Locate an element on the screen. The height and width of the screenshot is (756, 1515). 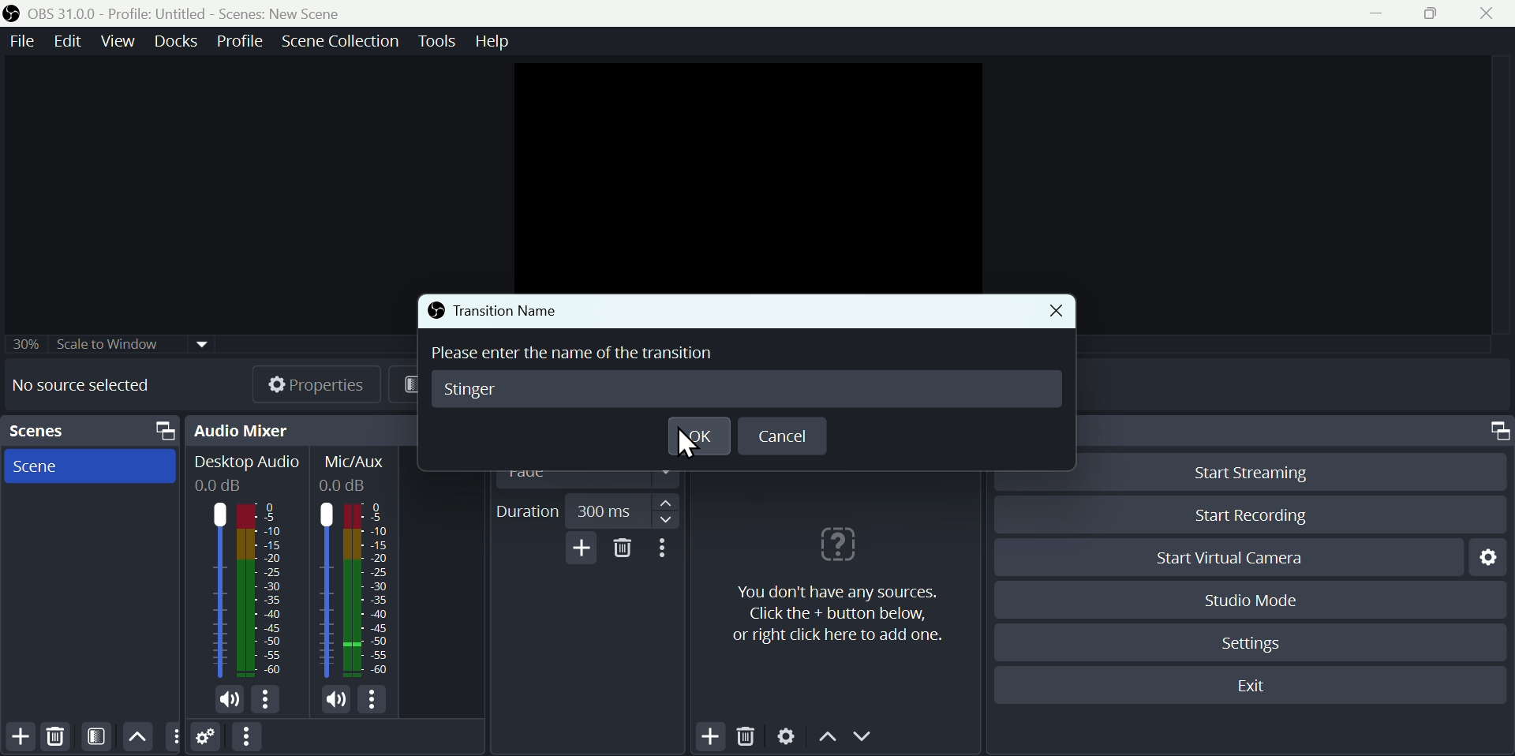
Start streaming is located at coordinates (1244, 470).